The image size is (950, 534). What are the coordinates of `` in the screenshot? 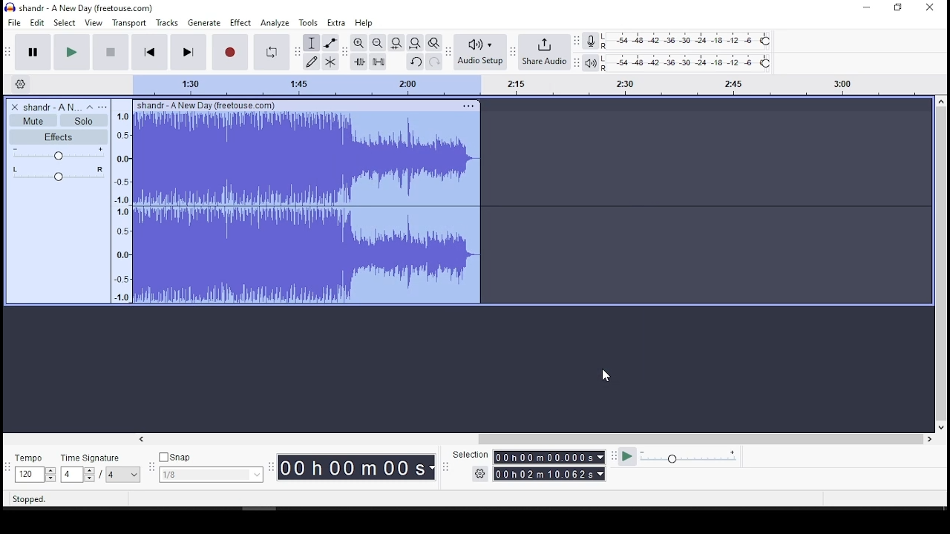 It's located at (33, 51).